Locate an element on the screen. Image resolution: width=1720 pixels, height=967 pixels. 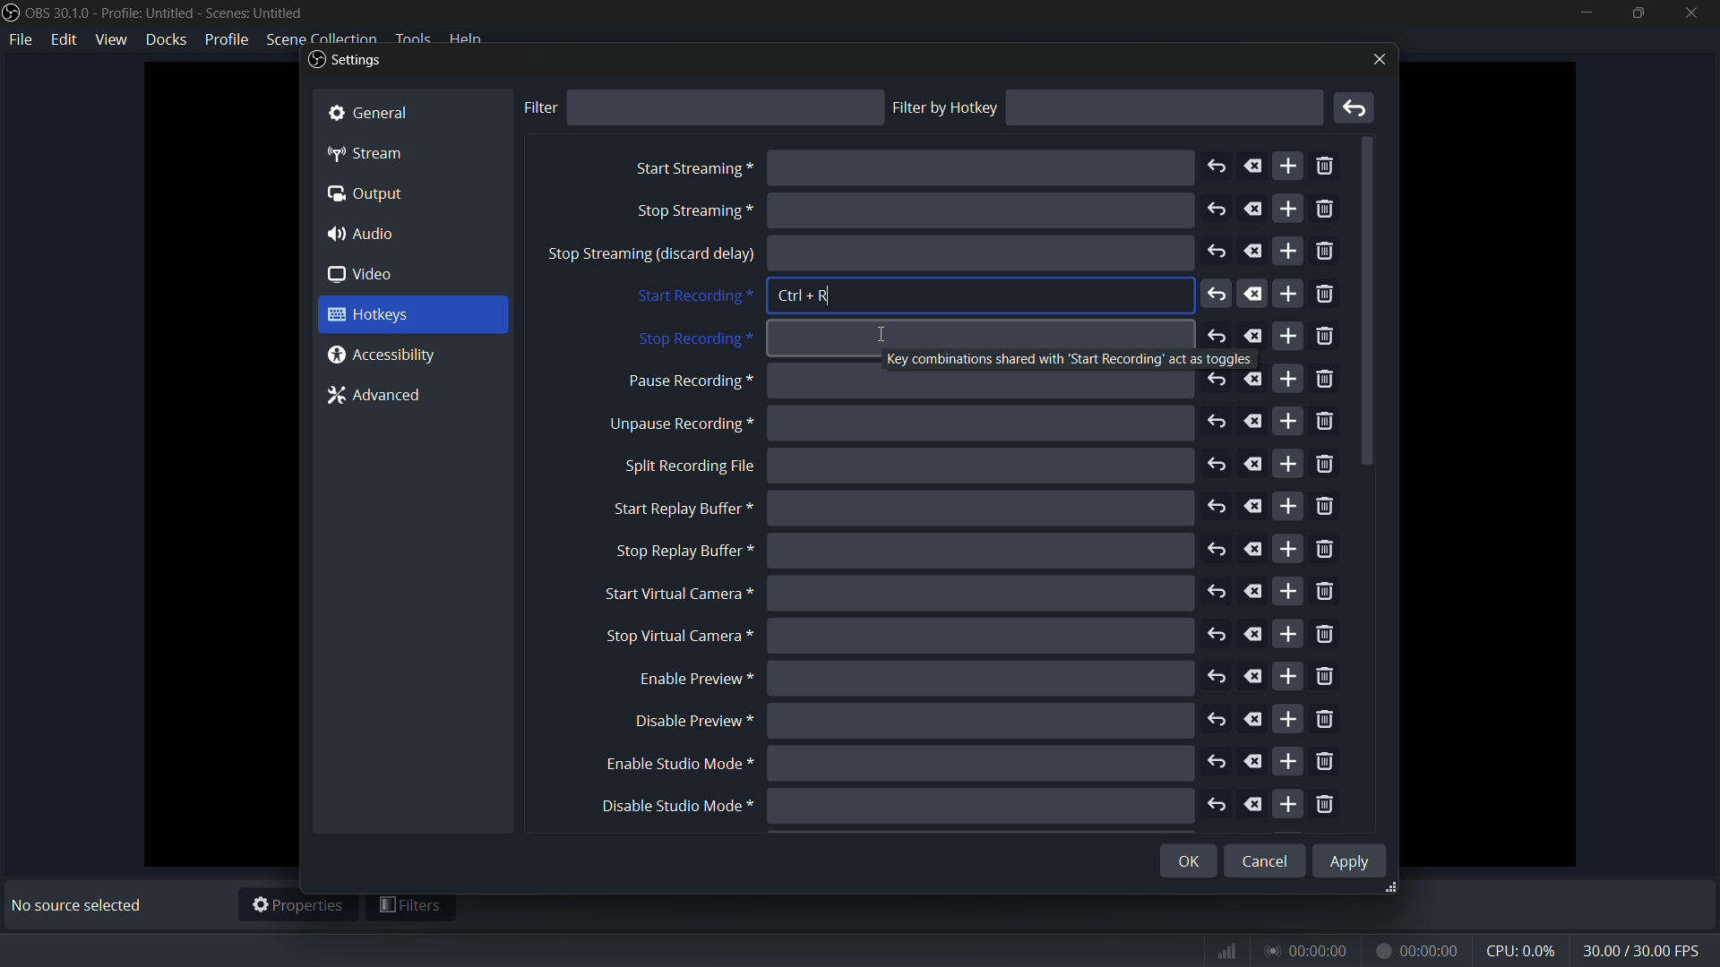
delete is located at coordinates (1254, 379).